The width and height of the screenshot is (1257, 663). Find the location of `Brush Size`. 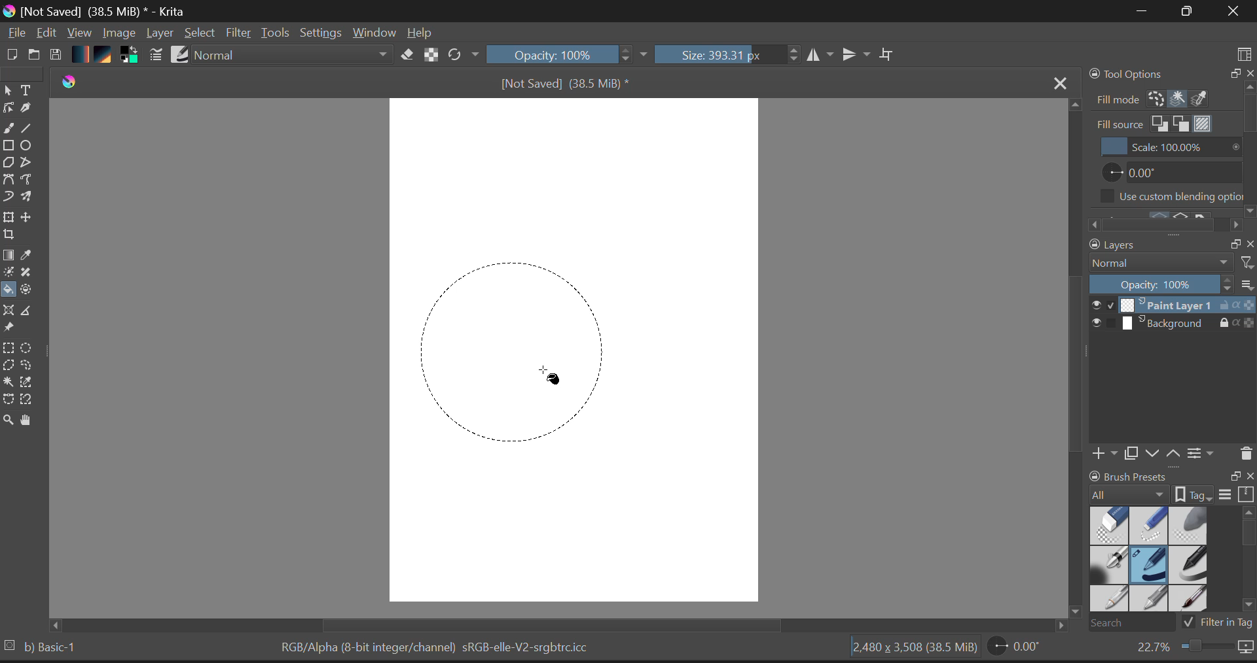

Brush Size is located at coordinates (727, 56).